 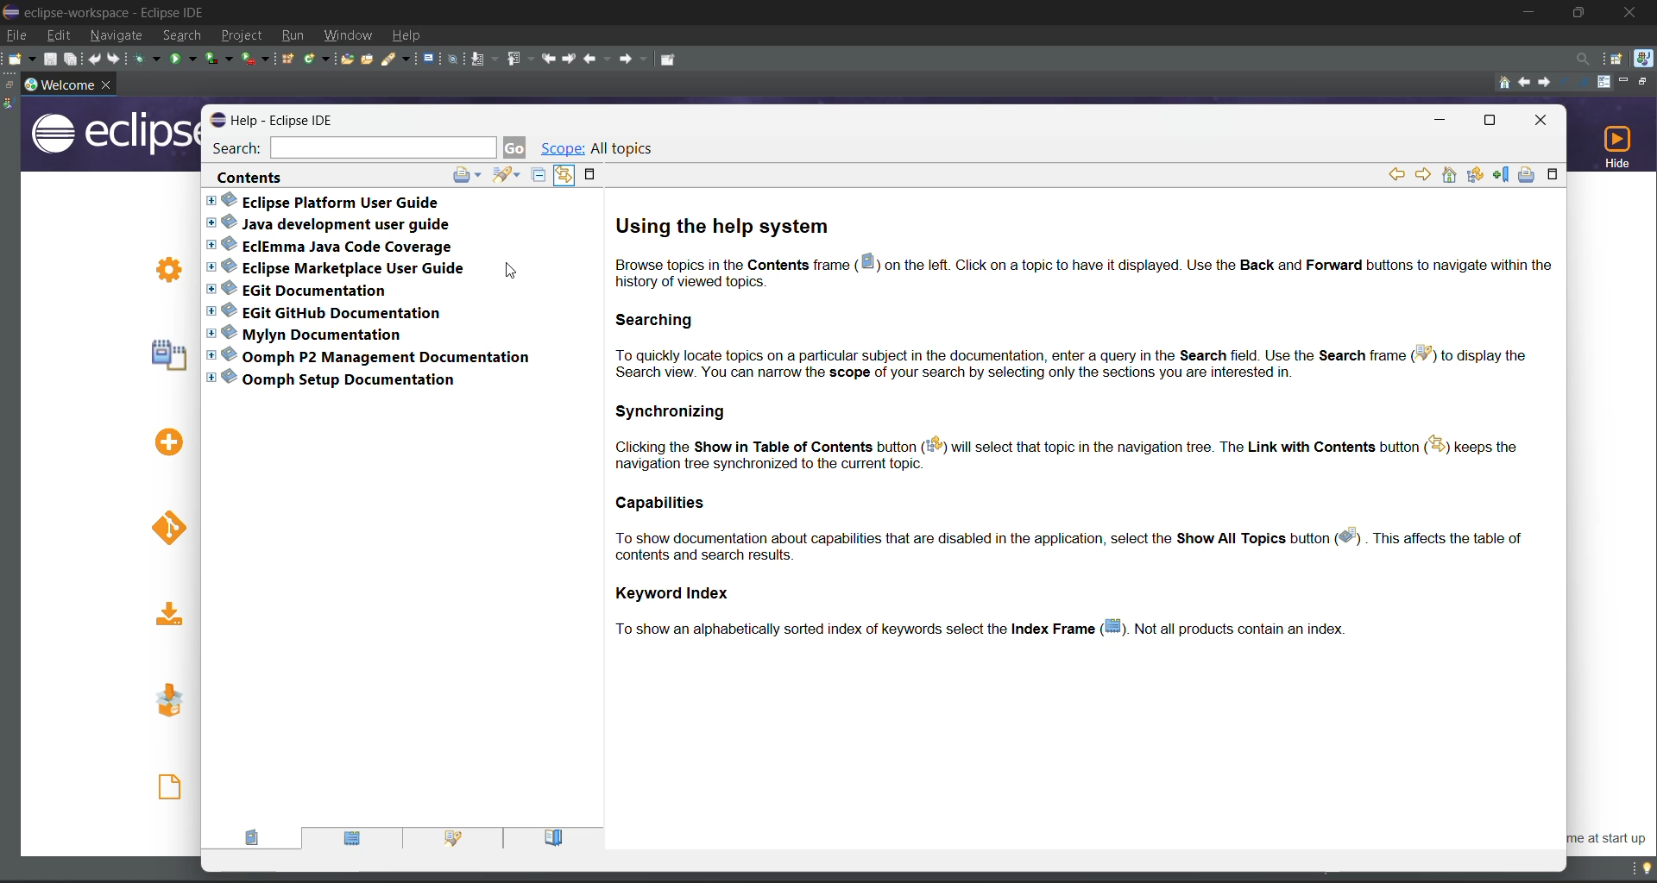 I want to click on search, so click(x=184, y=35).